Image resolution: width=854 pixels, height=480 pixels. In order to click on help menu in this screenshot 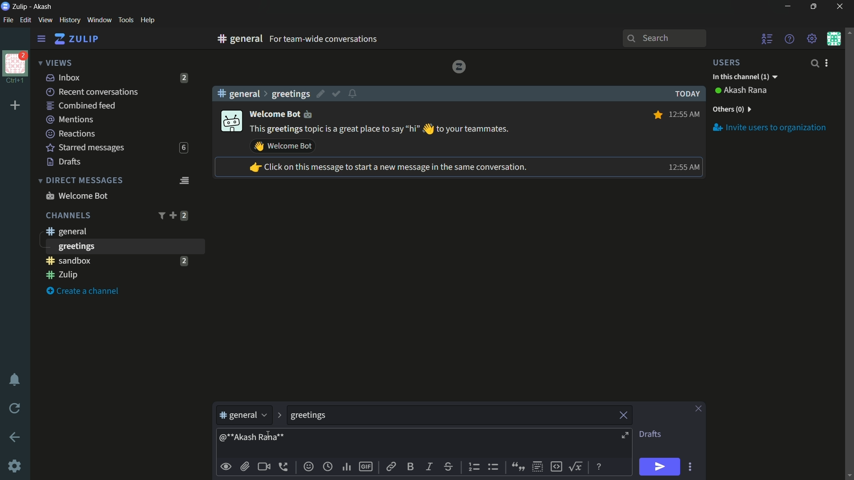, I will do `click(147, 20)`.